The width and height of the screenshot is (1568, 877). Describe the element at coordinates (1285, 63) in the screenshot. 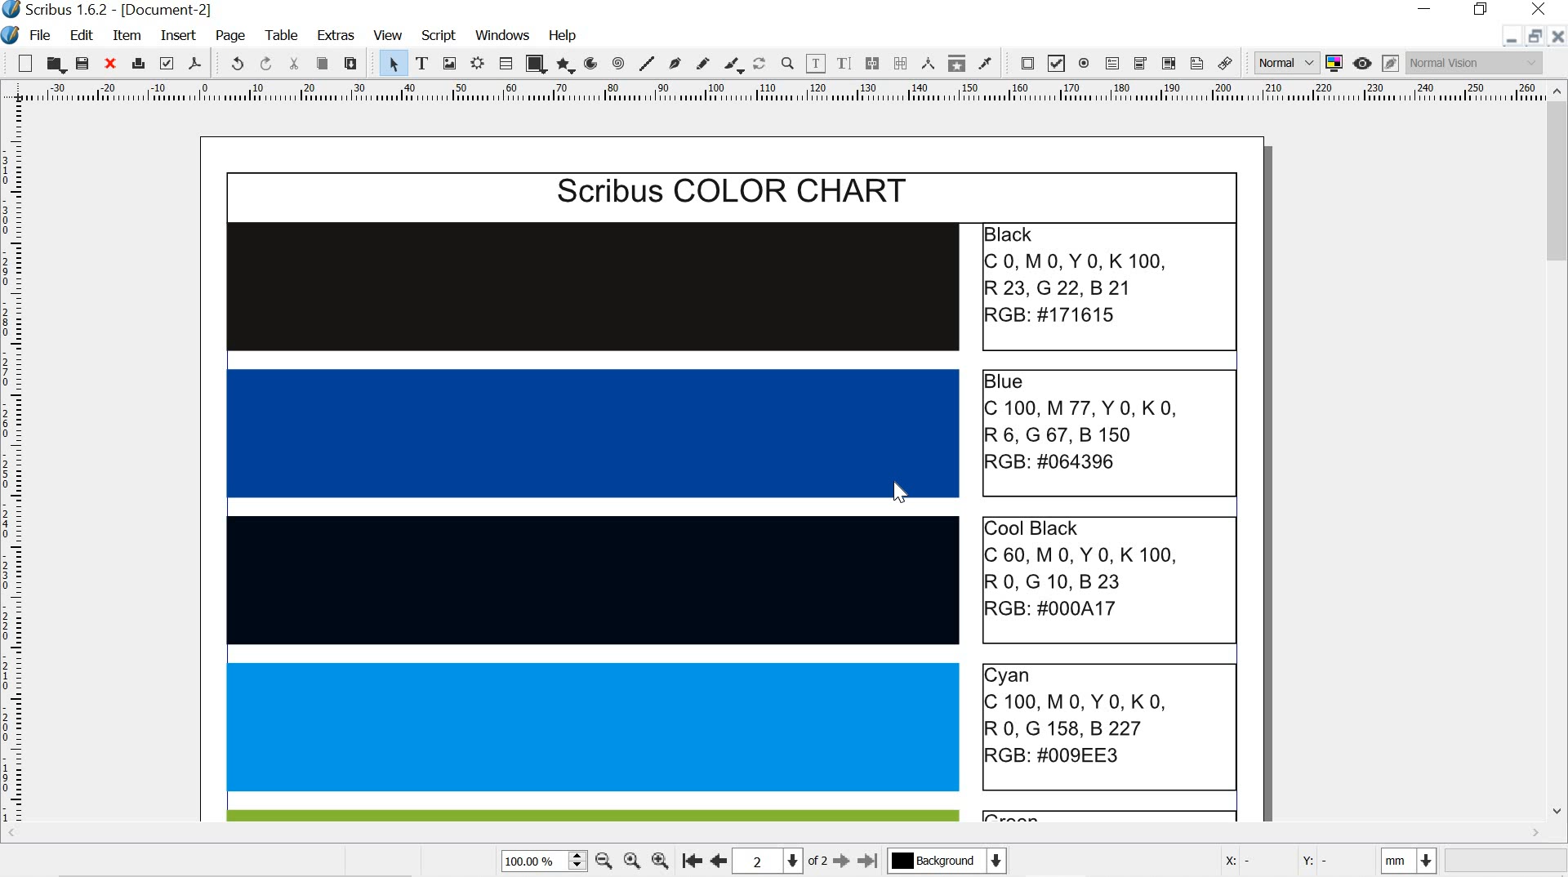

I see `Normal` at that location.